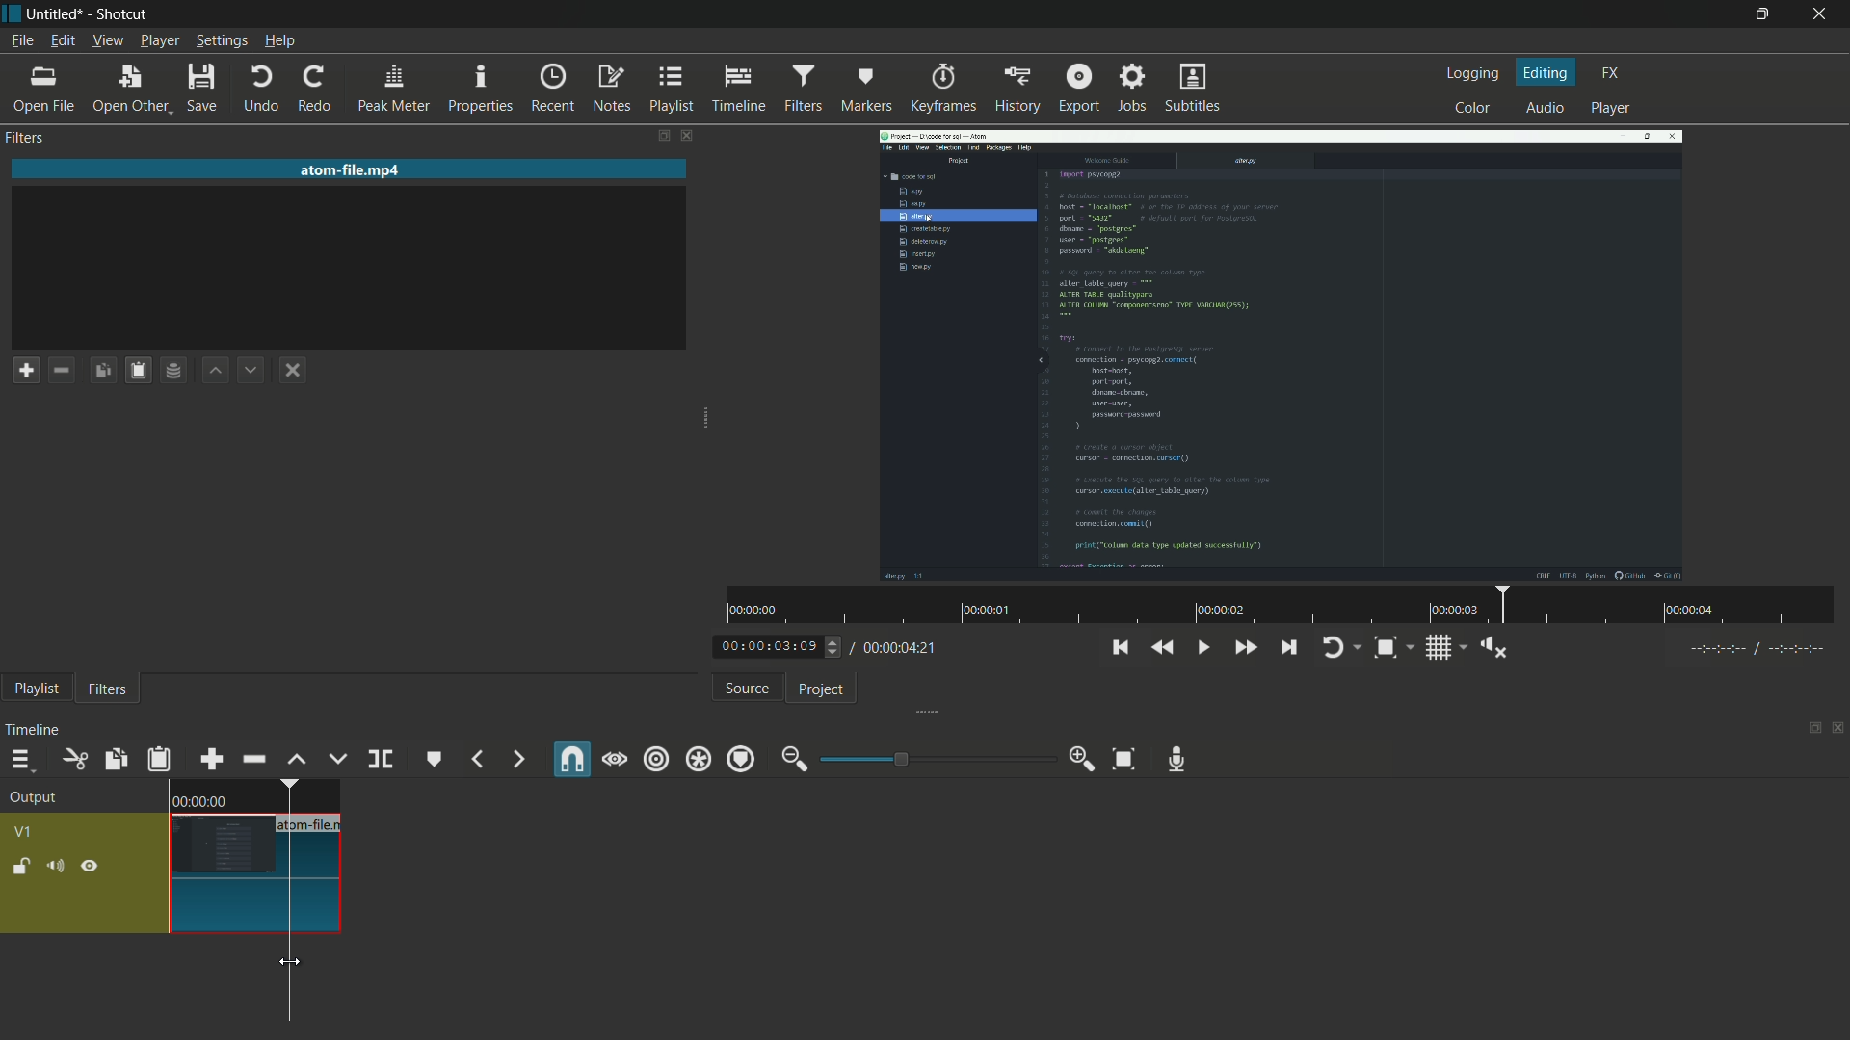 The height and width of the screenshot is (1040, 1850). I want to click on toggle play or pause, so click(1203, 648).